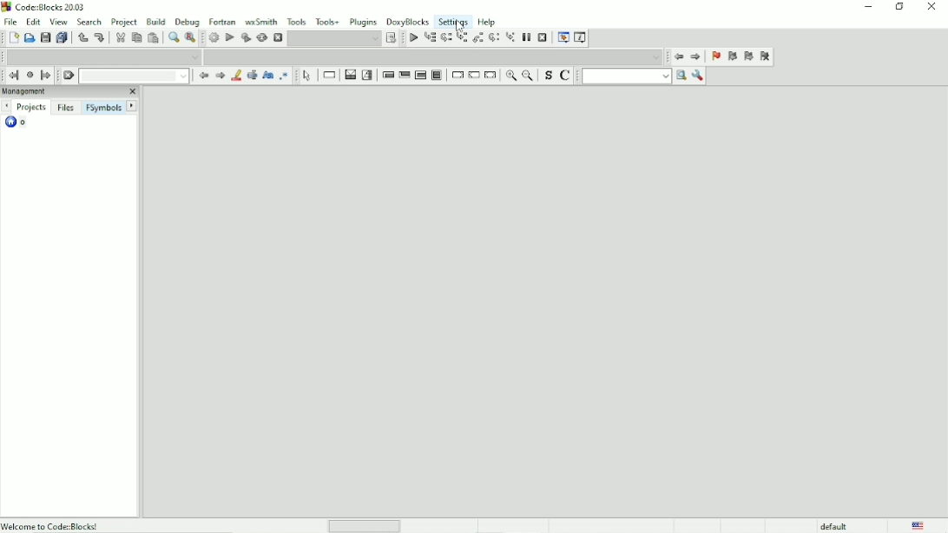 This screenshot has width=948, height=533. Describe the element at coordinates (462, 37) in the screenshot. I see `Step into` at that location.